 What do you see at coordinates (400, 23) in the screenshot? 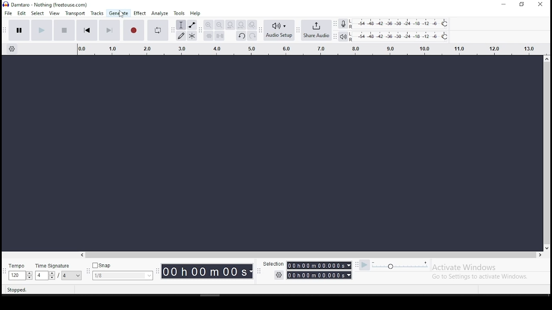
I see `recording level` at bounding box center [400, 23].